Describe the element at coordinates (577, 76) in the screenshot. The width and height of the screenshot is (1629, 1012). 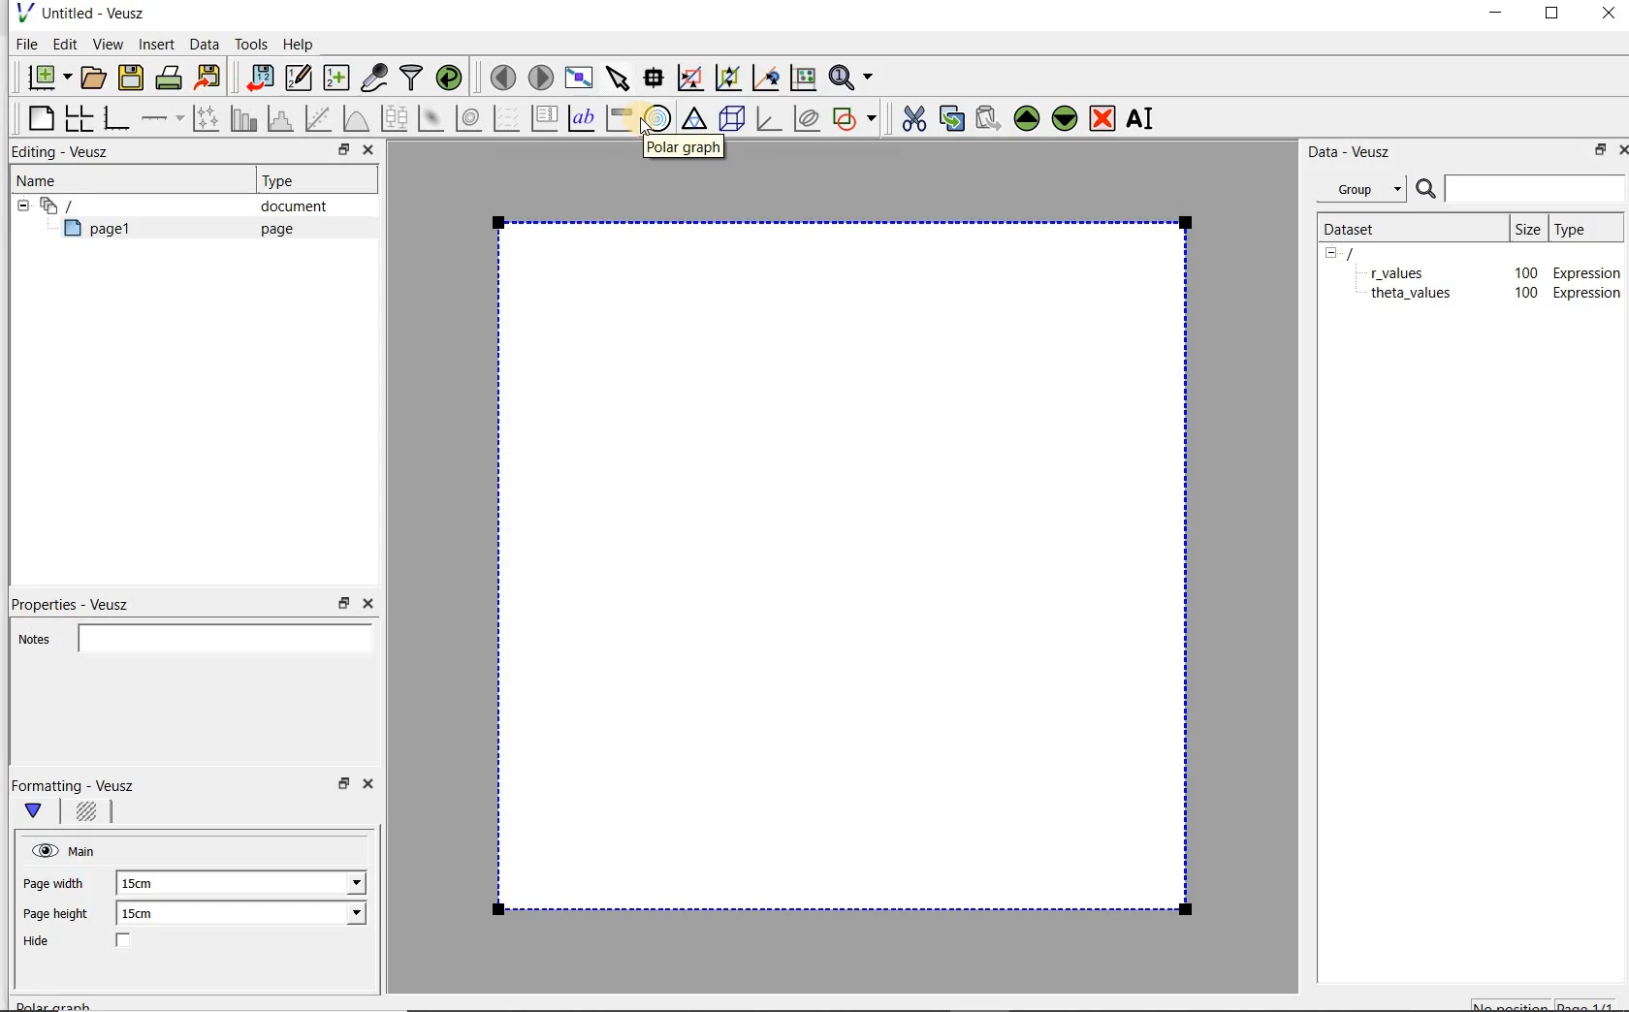
I see `view plot full screen` at that location.